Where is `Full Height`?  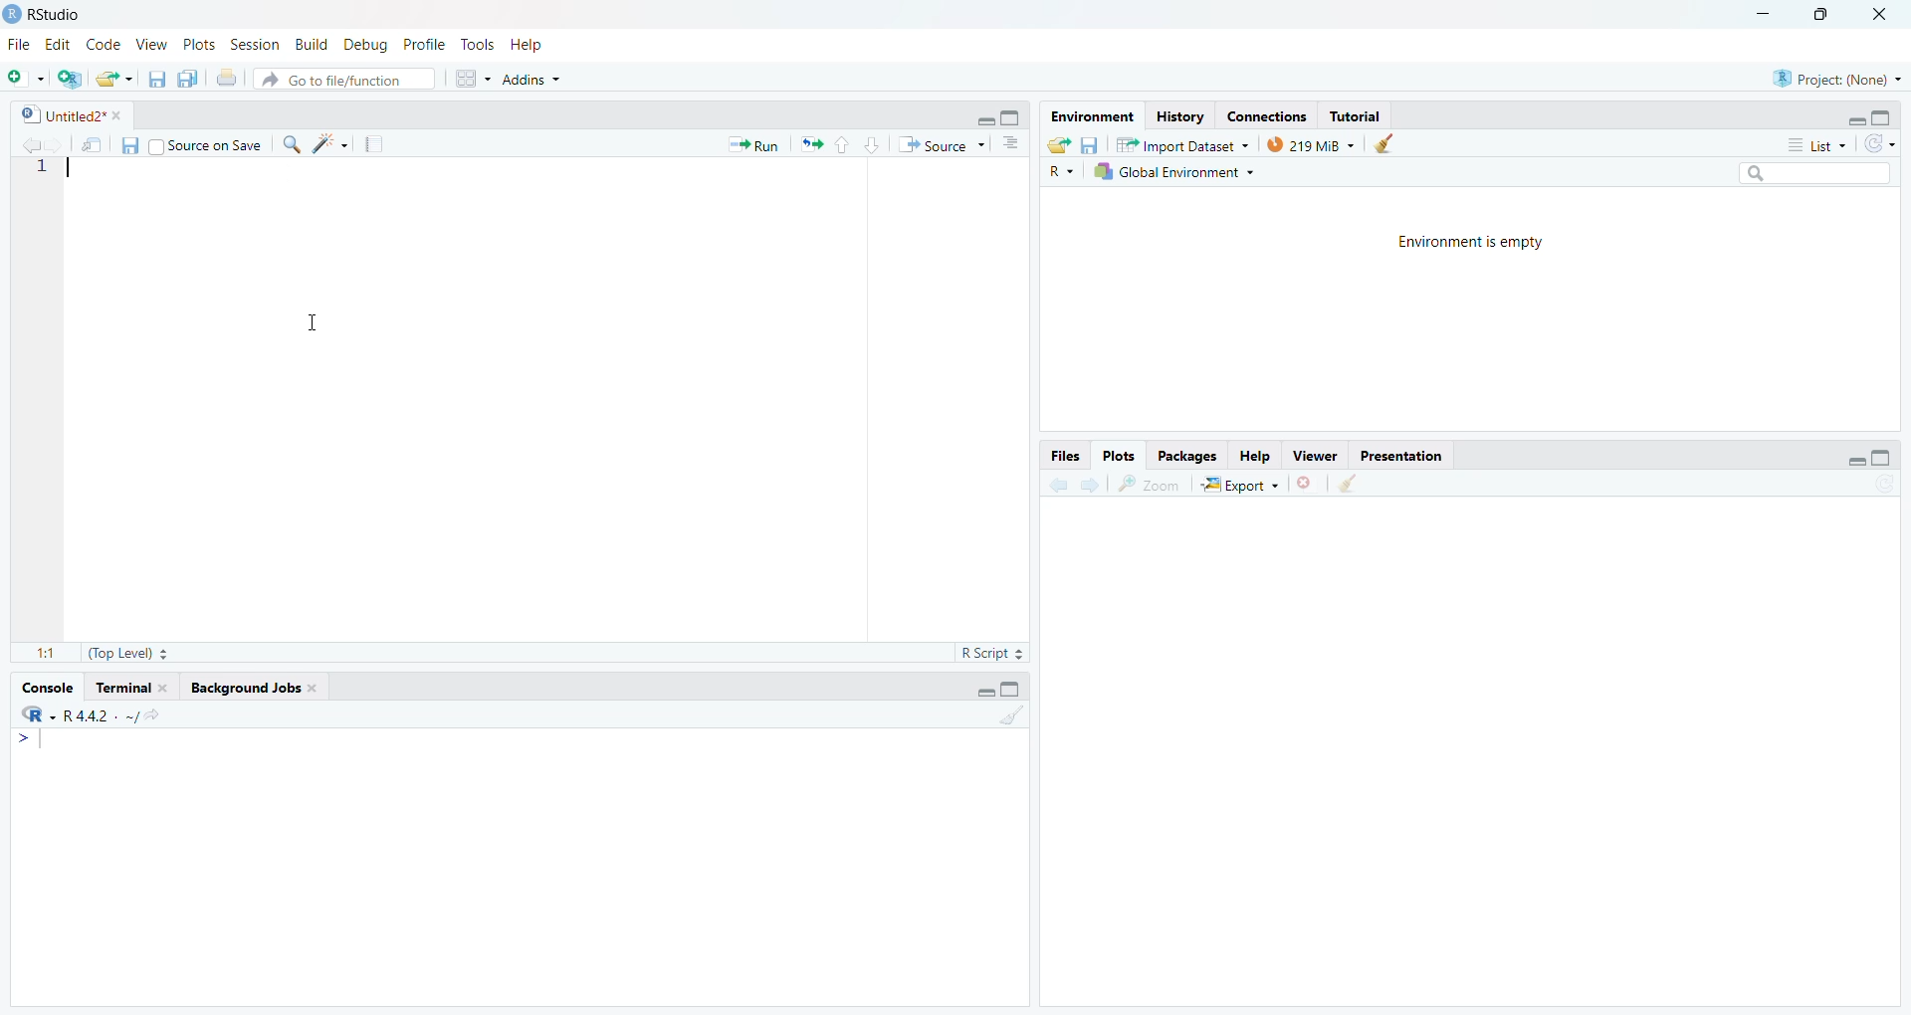 Full Height is located at coordinates (1883, 457).